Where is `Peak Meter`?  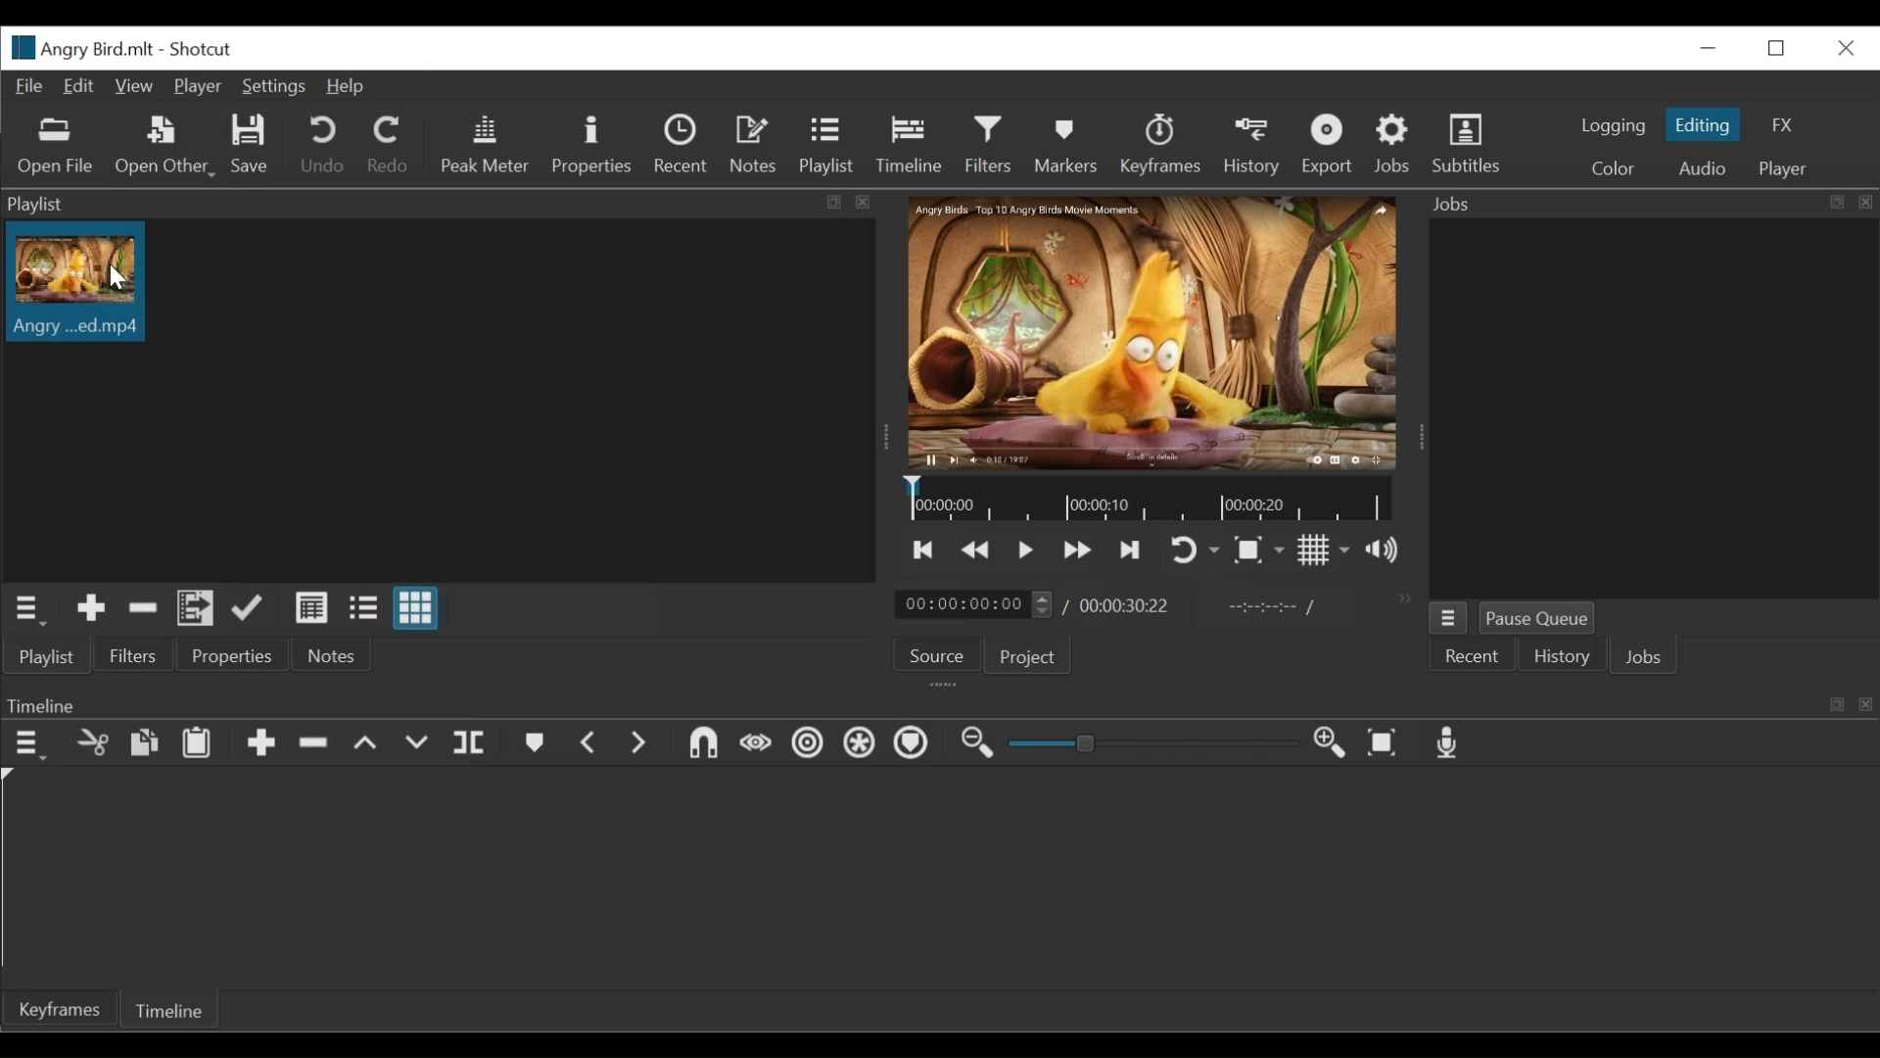
Peak Meter is located at coordinates (487, 144).